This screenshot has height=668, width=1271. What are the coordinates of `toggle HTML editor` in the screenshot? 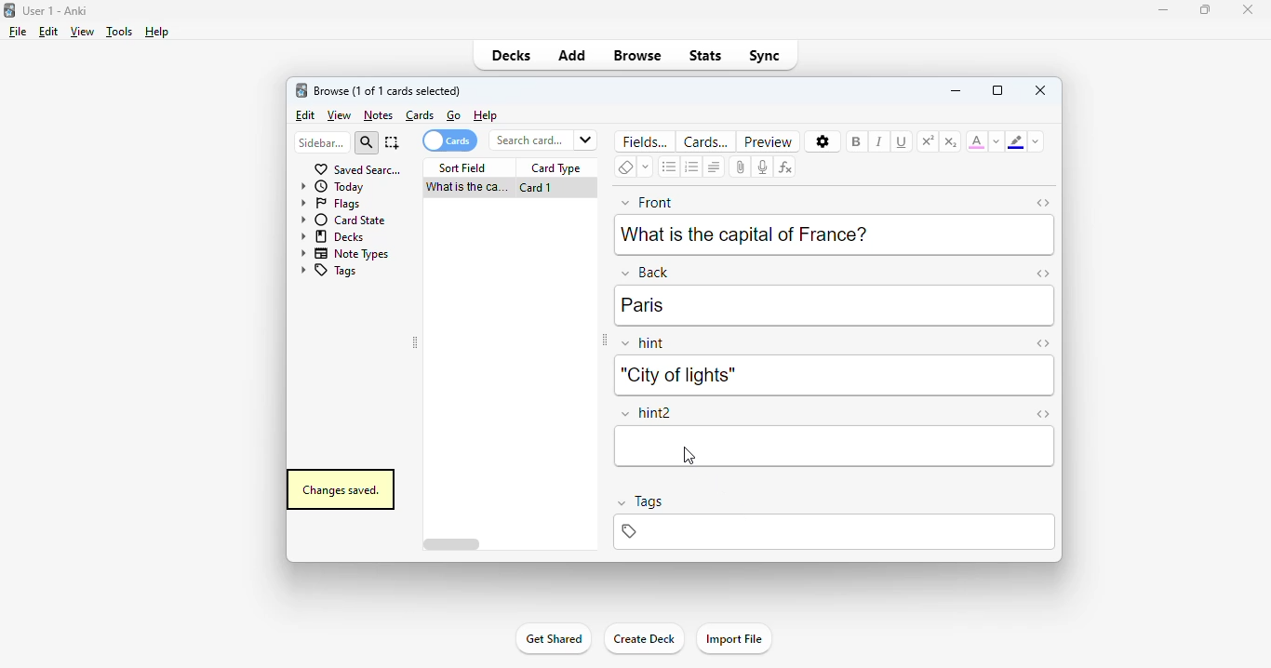 It's located at (1044, 203).